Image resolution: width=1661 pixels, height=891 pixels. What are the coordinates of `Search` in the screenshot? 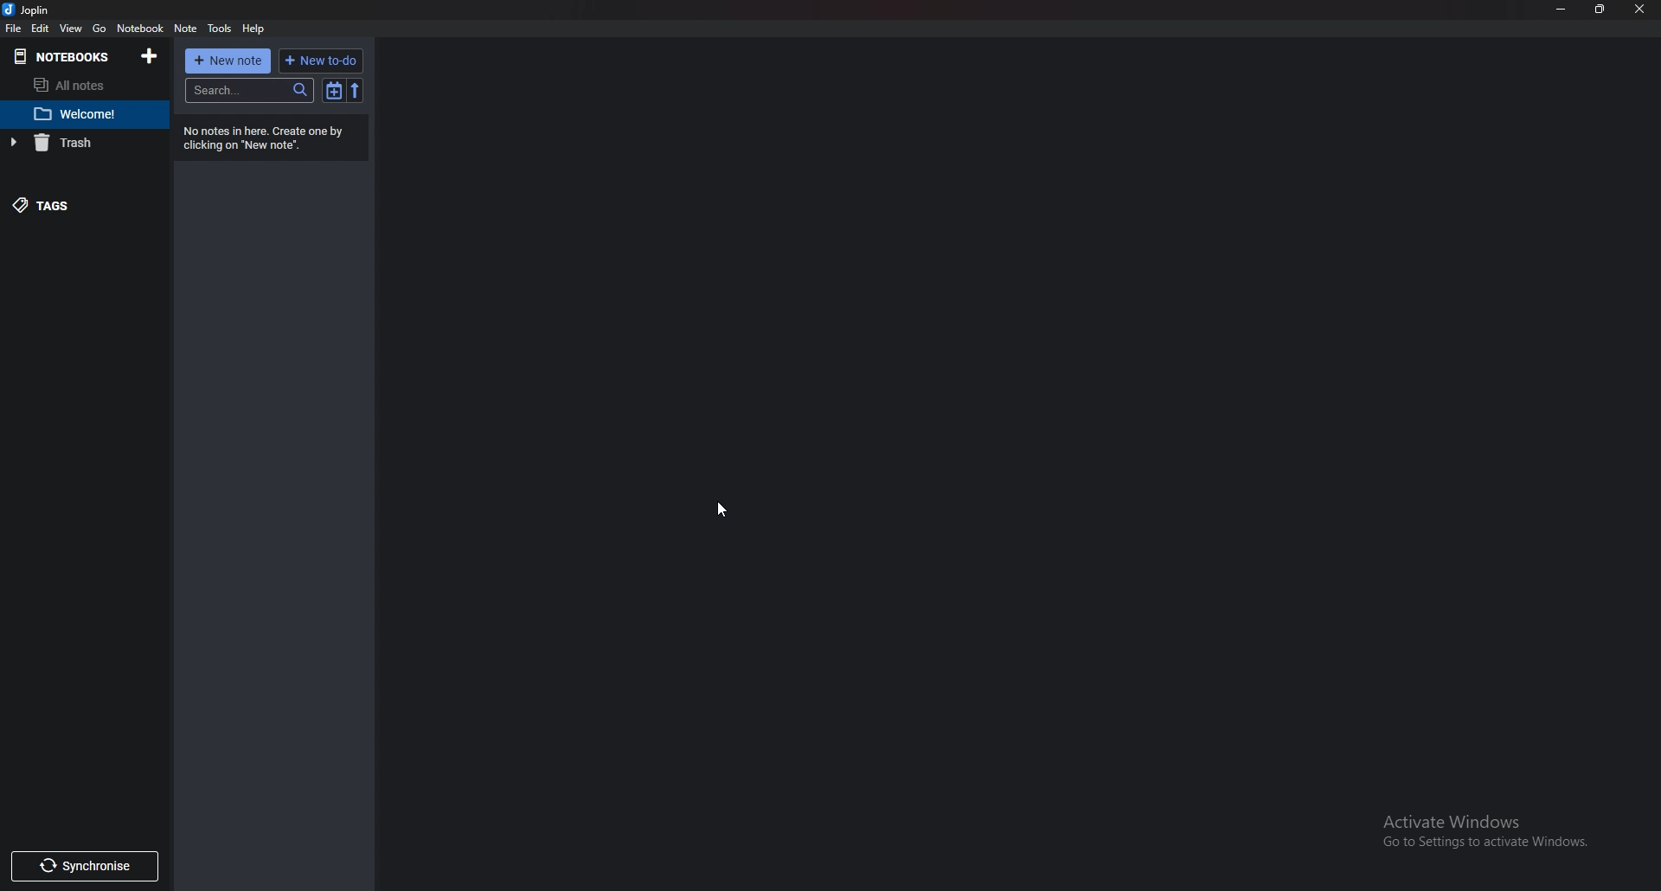 It's located at (253, 91).